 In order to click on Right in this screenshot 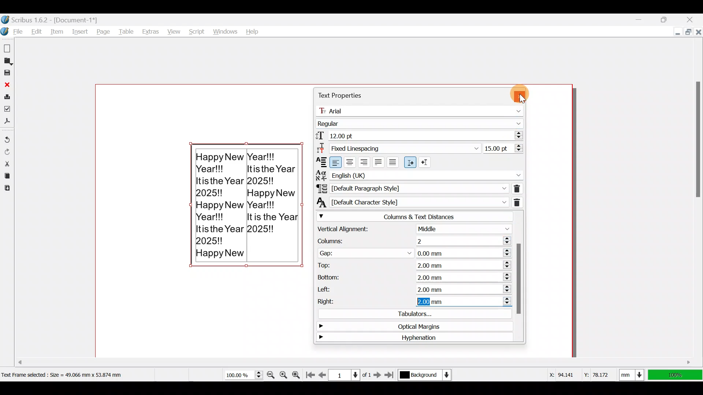, I will do `click(412, 302)`.